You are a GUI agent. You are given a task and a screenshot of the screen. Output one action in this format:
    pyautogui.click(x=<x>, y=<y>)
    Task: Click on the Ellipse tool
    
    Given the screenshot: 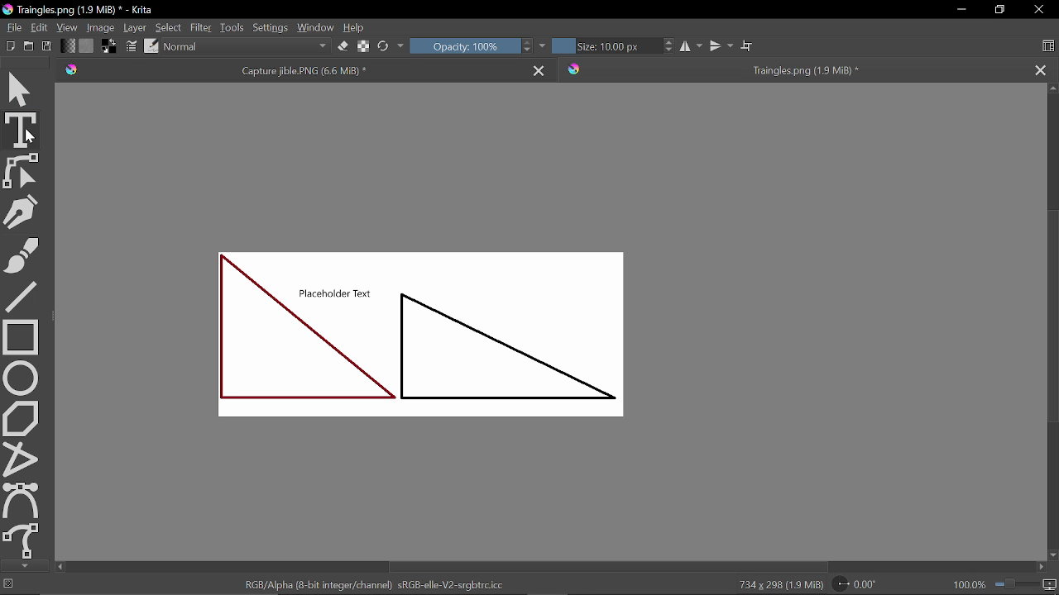 What is the action you would take?
    pyautogui.click(x=23, y=377)
    